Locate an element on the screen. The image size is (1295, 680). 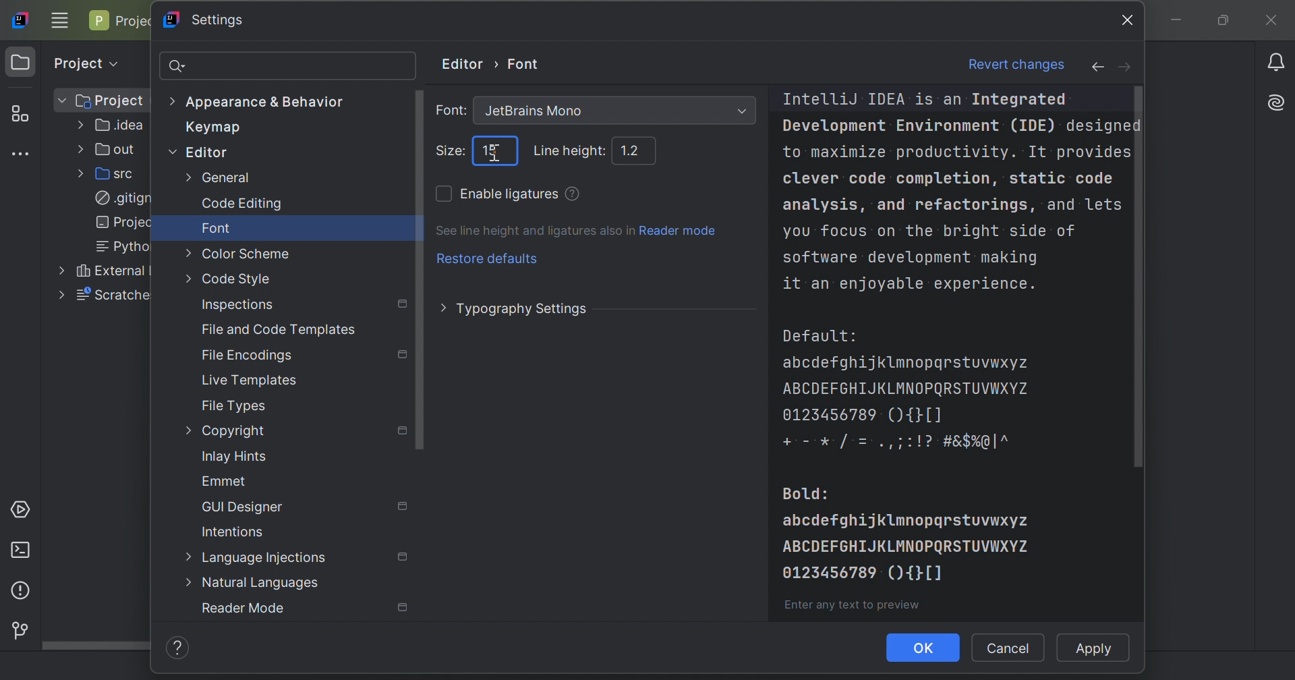
Size is located at coordinates (450, 150).